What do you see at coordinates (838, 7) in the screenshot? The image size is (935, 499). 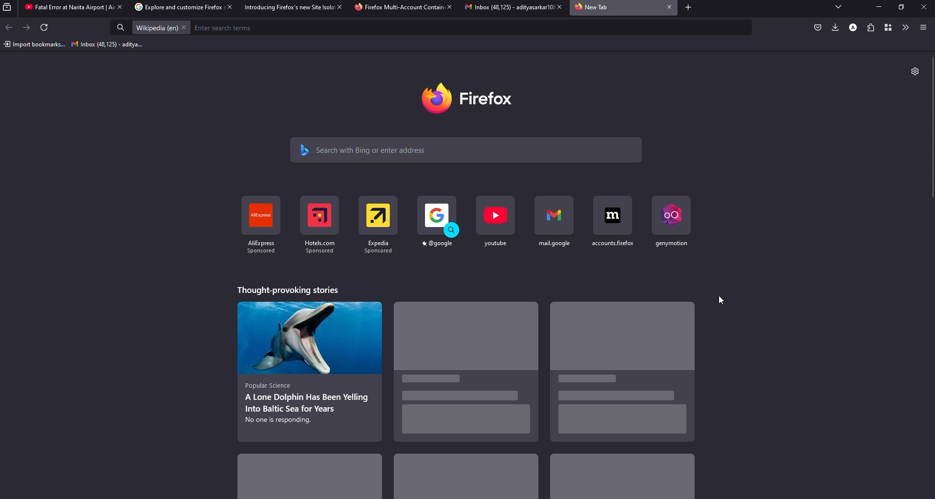 I see `tabs` at bounding box center [838, 7].